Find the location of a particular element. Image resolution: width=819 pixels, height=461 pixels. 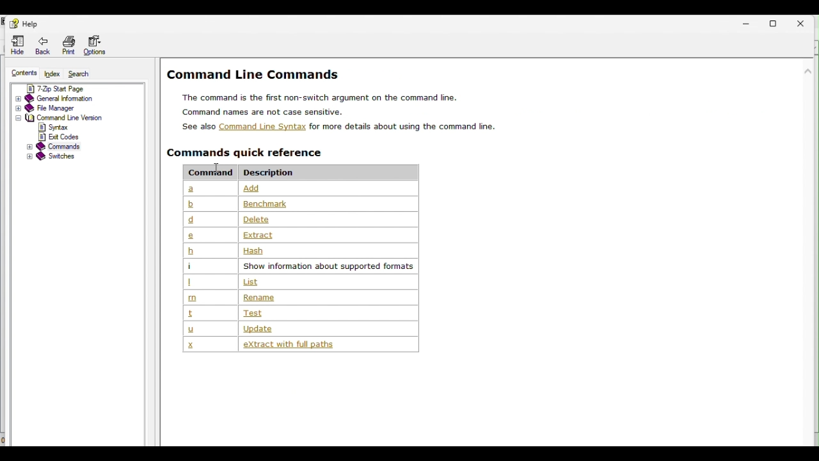

description is located at coordinates (258, 219).